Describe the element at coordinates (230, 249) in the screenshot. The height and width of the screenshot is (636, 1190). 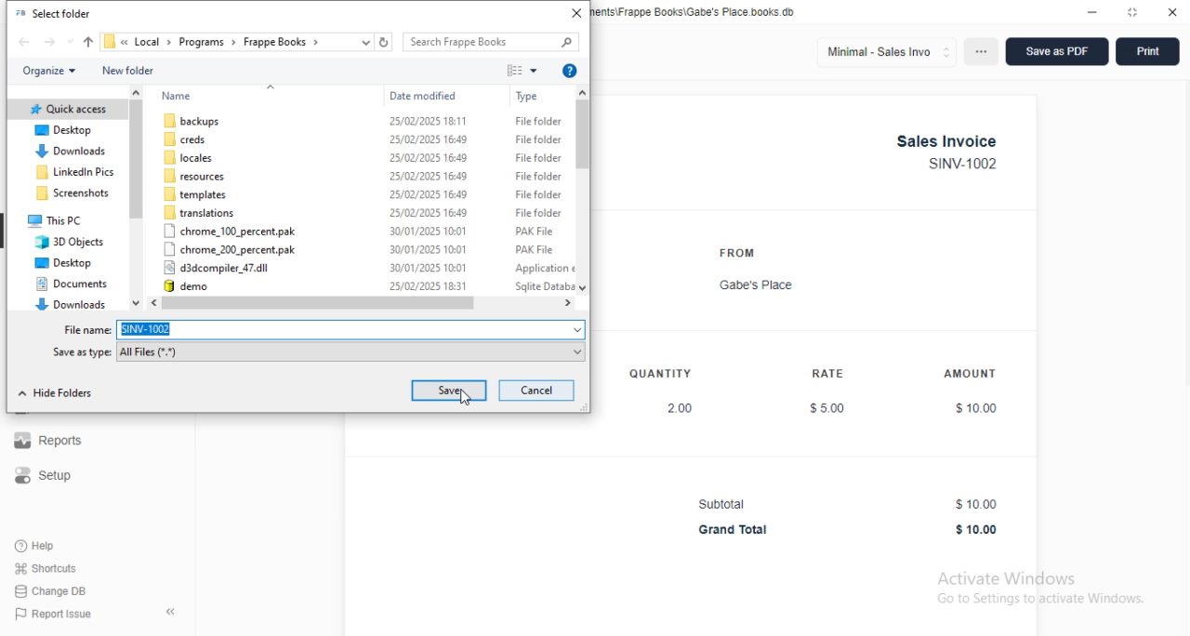
I see `chrome_200_percent.pak` at that location.